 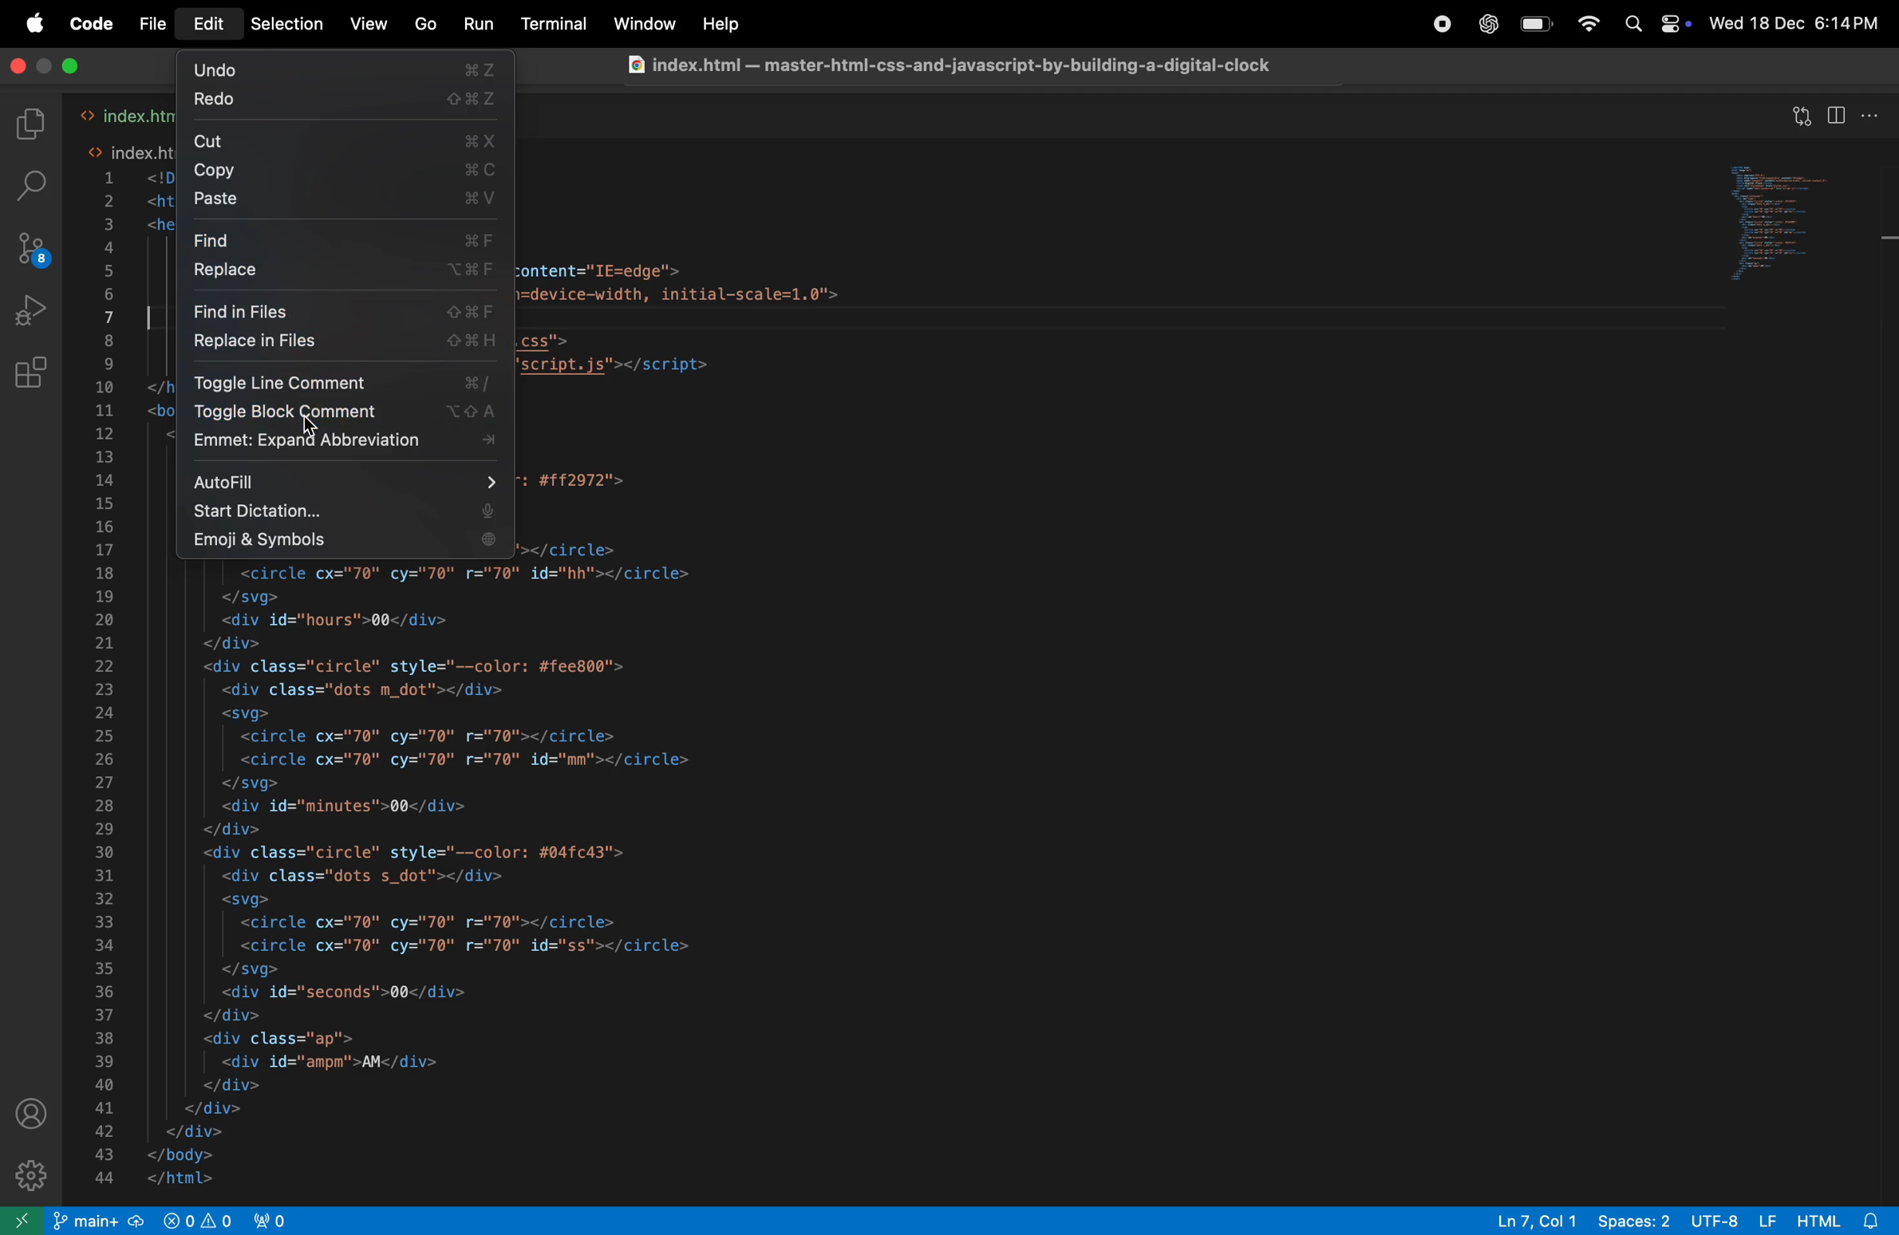 What do you see at coordinates (424, 25) in the screenshot?
I see `Go` at bounding box center [424, 25].